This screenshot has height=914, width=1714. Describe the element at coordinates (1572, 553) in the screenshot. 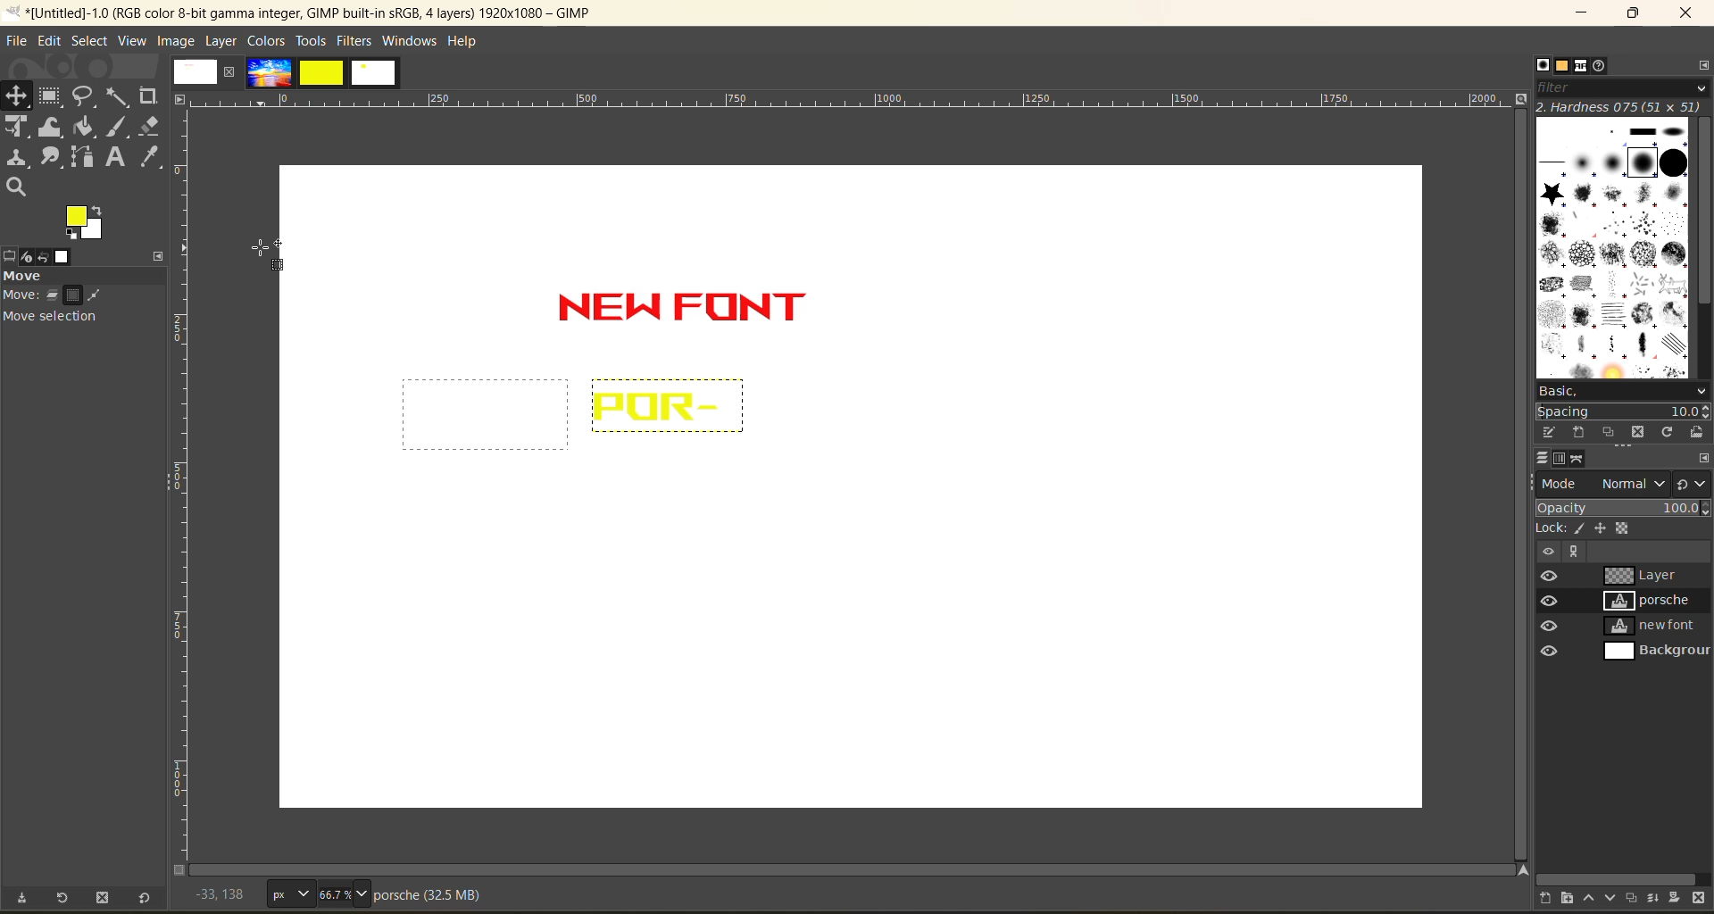

I see `` at that location.